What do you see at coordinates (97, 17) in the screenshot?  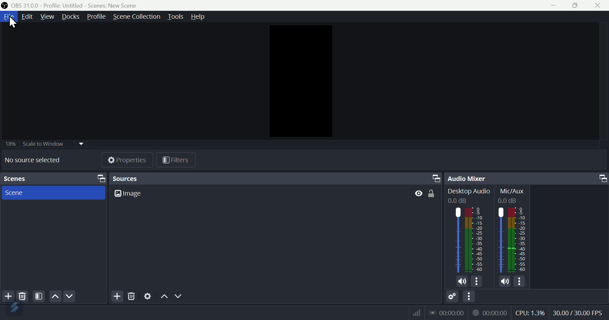 I see `Profile` at bounding box center [97, 17].